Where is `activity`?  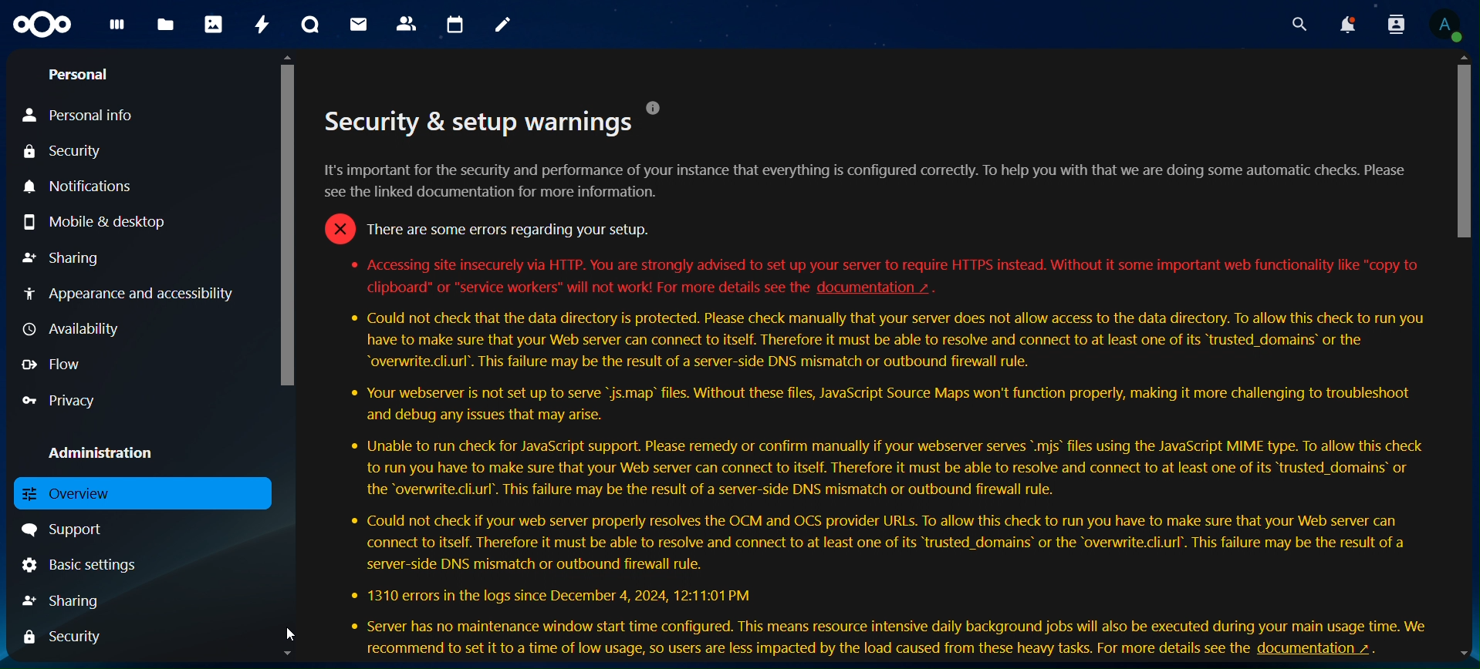
activity is located at coordinates (262, 26).